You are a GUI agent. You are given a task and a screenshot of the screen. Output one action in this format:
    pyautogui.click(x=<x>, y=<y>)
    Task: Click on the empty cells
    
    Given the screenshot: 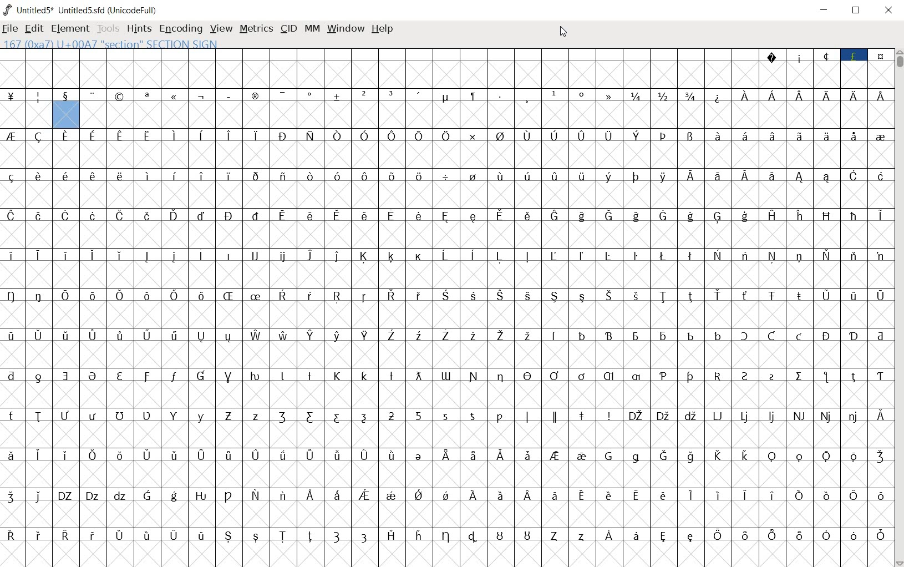 What is the action you would take?
    pyautogui.click(x=447, y=554)
    